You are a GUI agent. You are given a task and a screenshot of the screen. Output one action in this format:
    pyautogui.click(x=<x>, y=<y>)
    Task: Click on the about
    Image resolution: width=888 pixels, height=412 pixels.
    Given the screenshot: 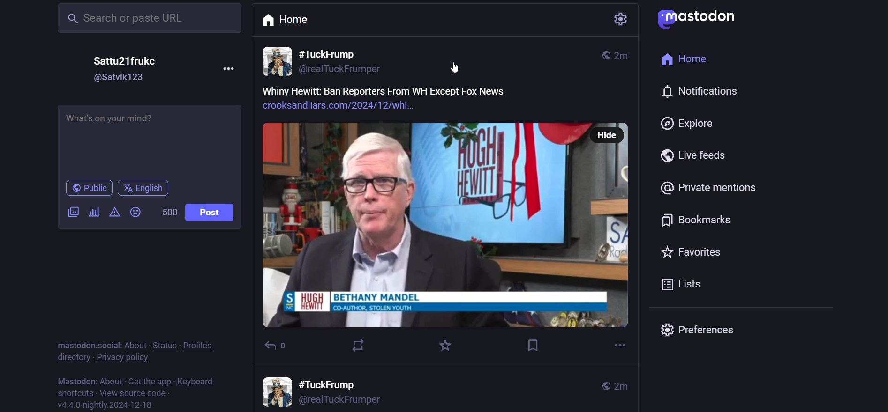 What is the action you would take?
    pyautogui.click(x=110, y=380)
    